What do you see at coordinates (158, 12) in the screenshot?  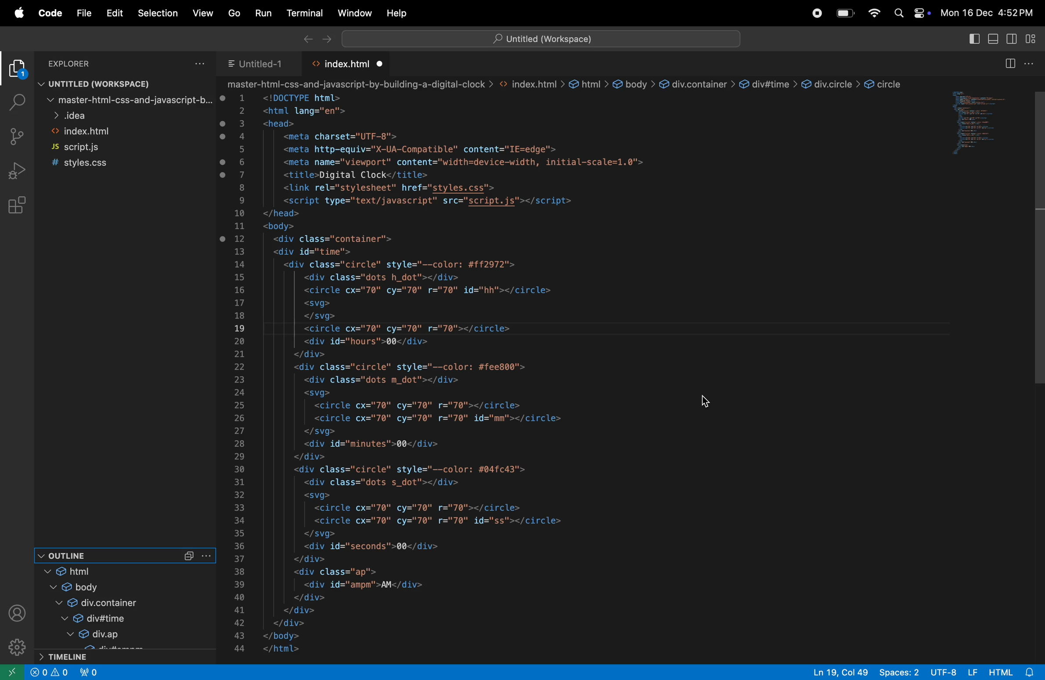 I see `selection` at bounding box center [158, 12].